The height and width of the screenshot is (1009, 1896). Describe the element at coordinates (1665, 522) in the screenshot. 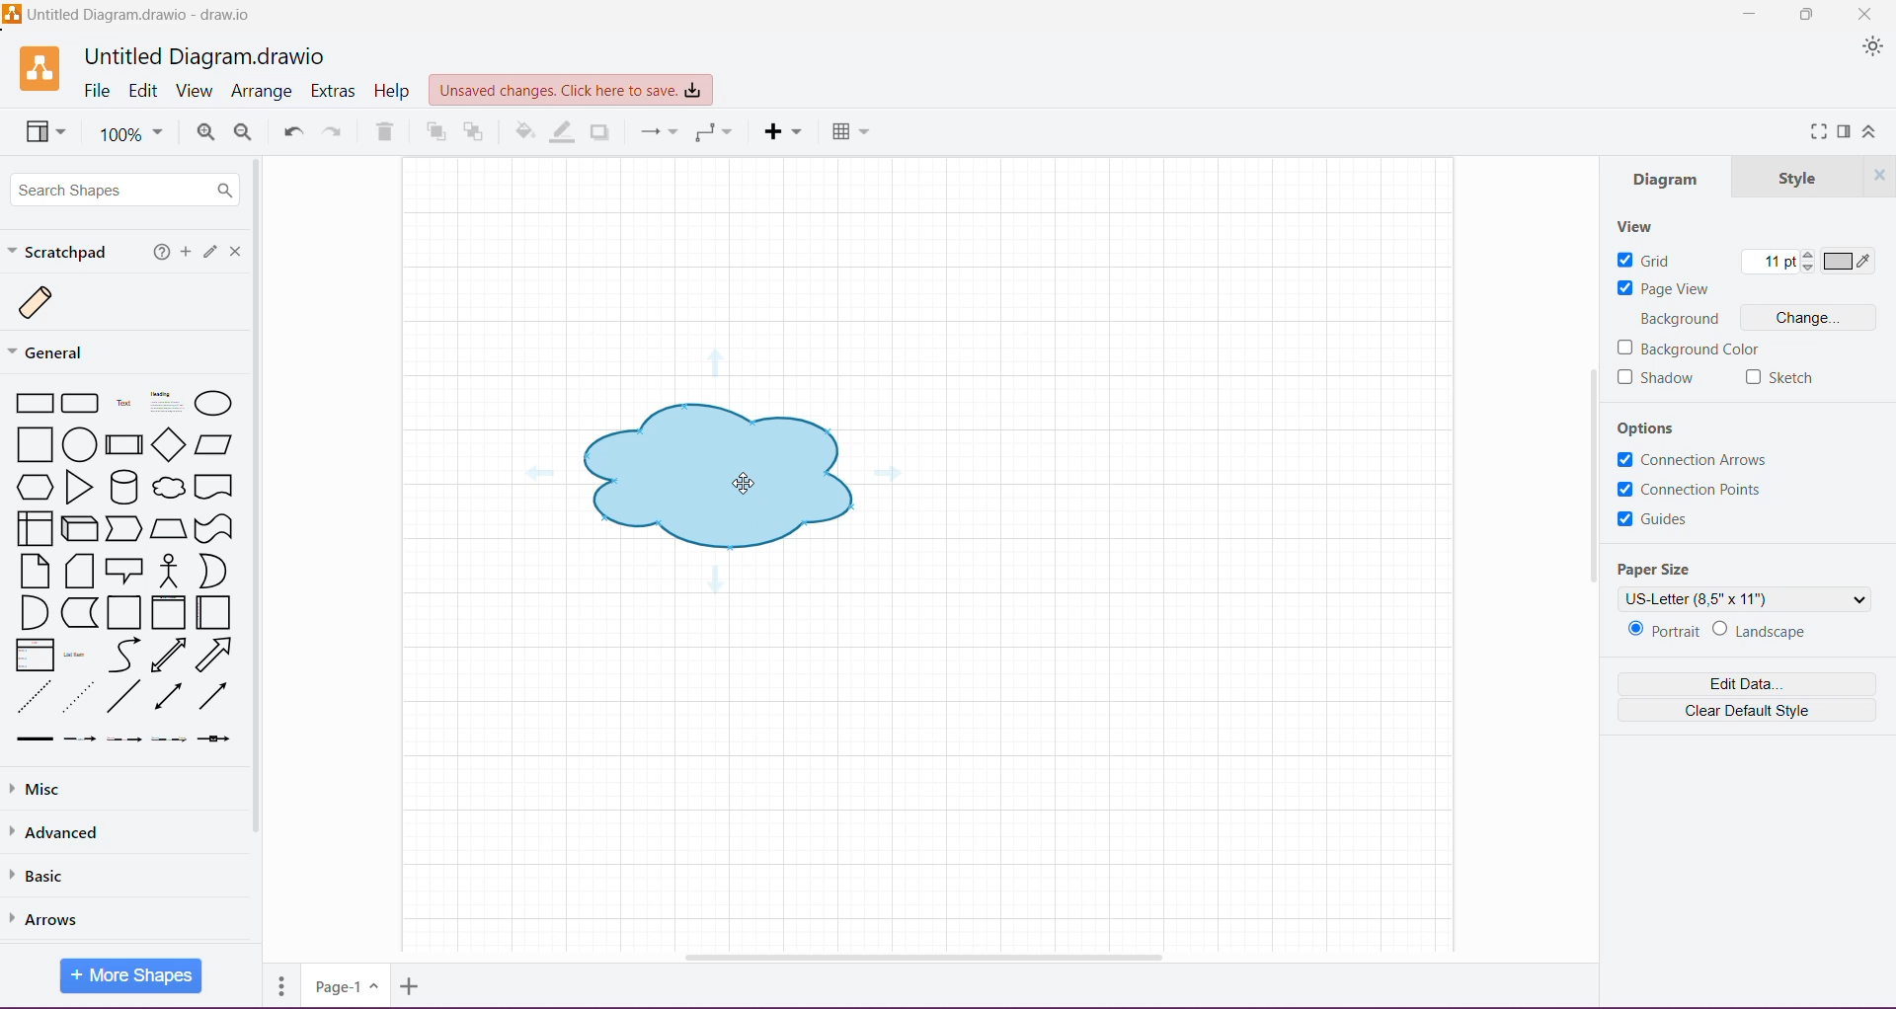

I see `Guides` at that location.